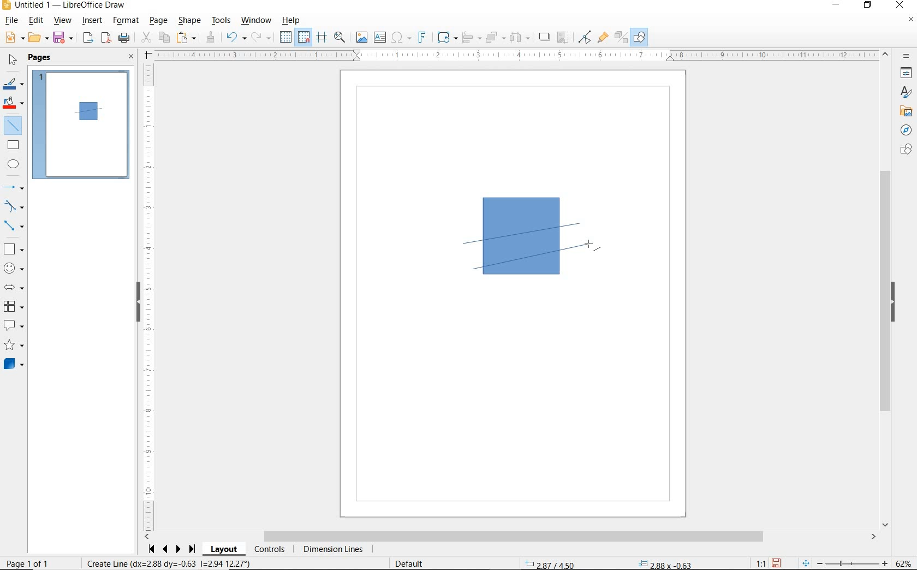  Describe the element at coordinates (16, 306) in the screenshot. I see `FLOWCHART` at that location.